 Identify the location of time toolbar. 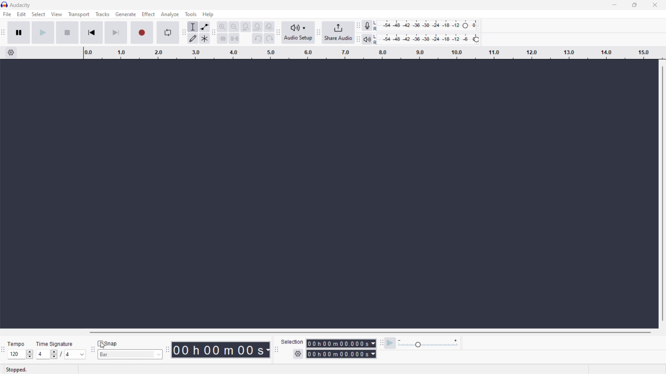
(166, 350).